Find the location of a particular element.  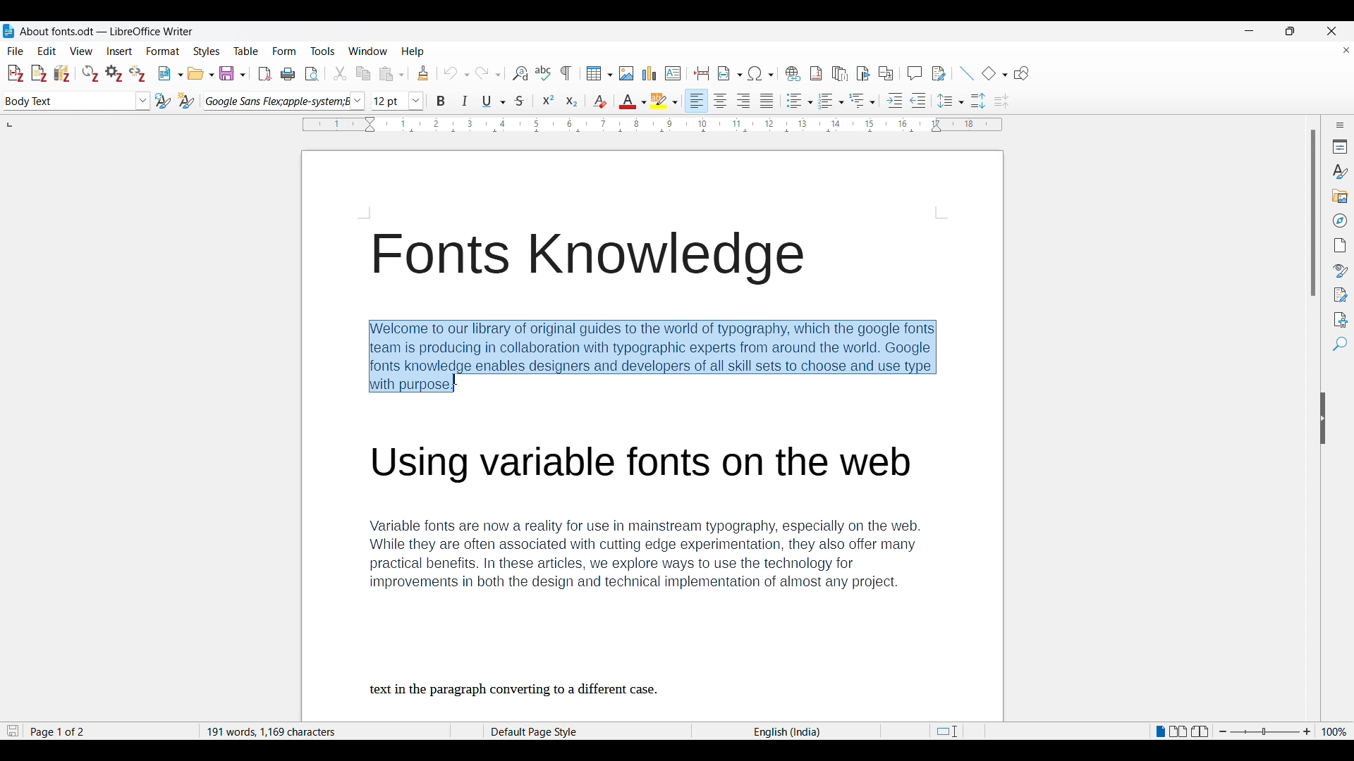

Page cut is located at coordinates (947, 729).